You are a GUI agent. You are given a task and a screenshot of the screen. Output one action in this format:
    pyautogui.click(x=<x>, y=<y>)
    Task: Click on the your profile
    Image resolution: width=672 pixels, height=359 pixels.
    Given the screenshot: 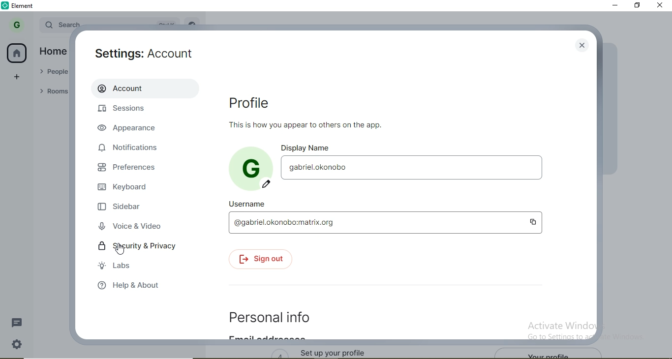 What is the action you would take?
    pyautogui.click(x=550, y=354)
    